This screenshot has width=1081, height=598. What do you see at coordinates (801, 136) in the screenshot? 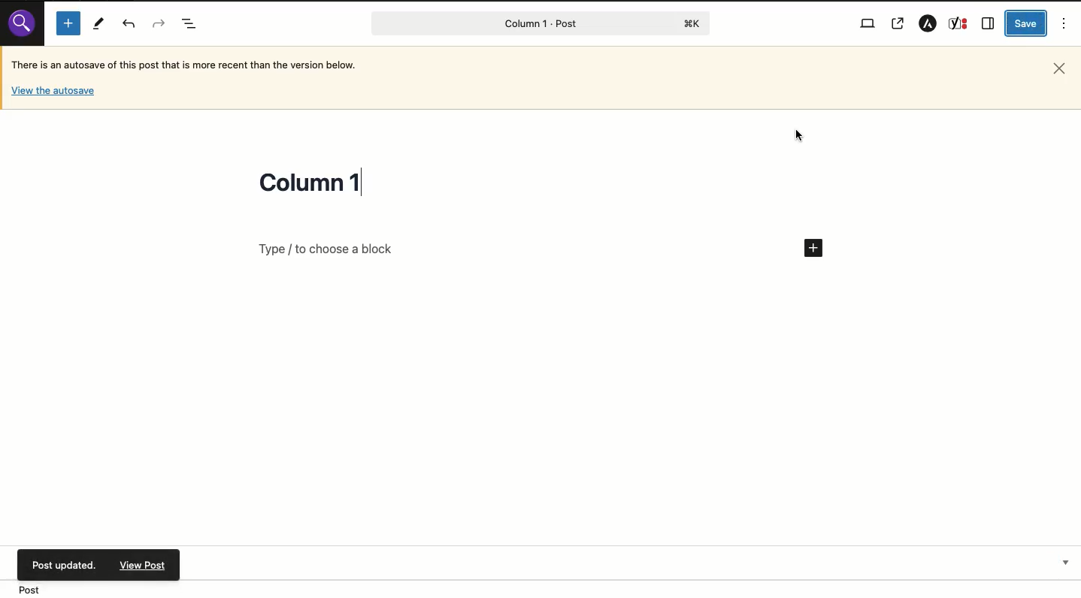
I see `Click` at bounding box center [801, 136].